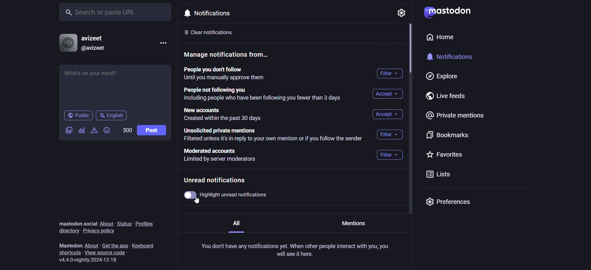  Describe the element at coordinates (67, 231) in the screenshot. I see `directory` at that location.